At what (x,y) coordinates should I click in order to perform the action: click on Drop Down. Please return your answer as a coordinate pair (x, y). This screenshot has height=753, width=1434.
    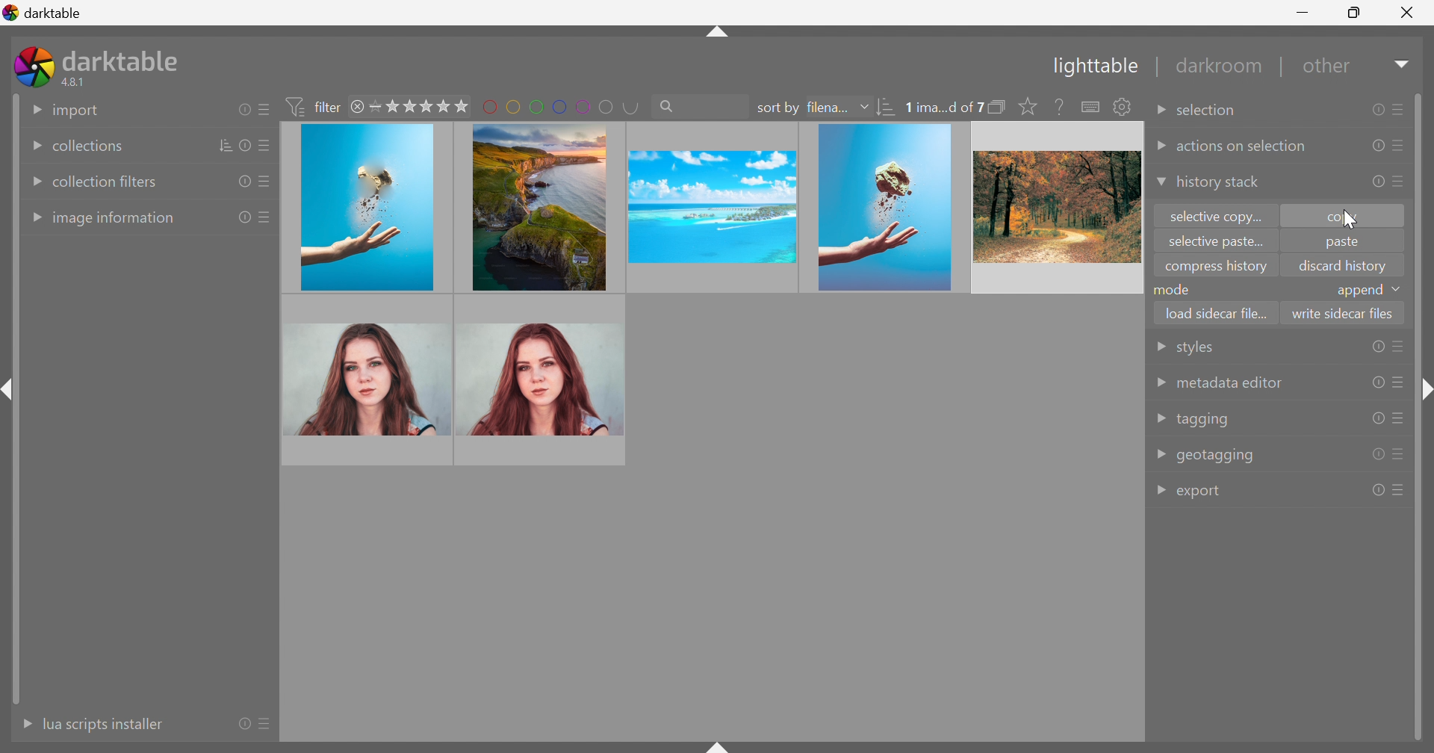
    Looking at the image, I should click on (1403, 63).